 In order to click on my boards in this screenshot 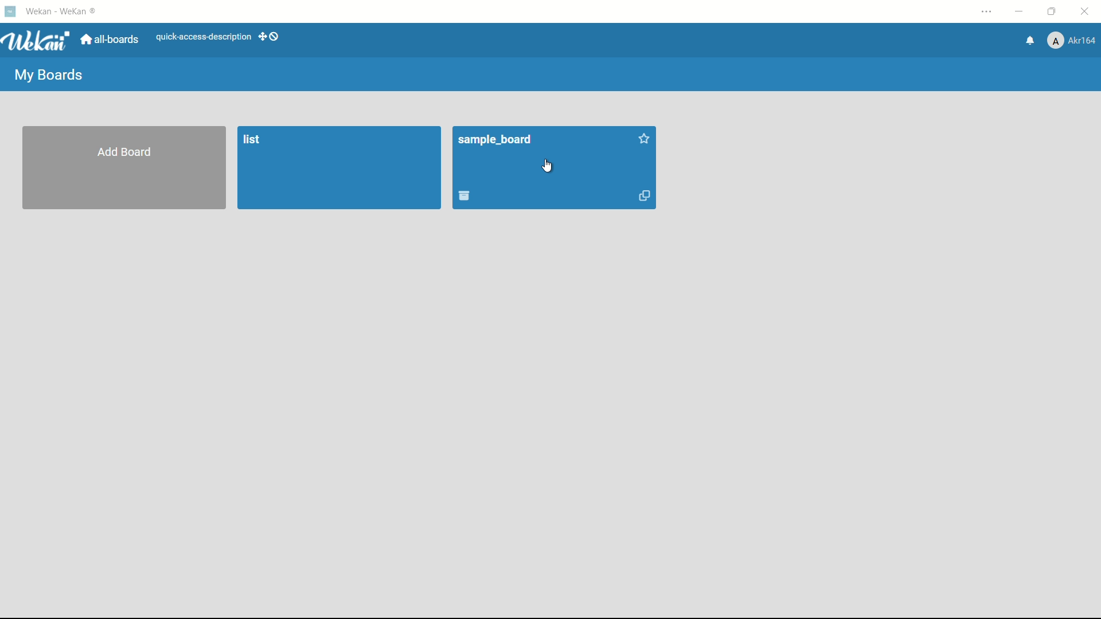, I will do `click(50, 75)`.